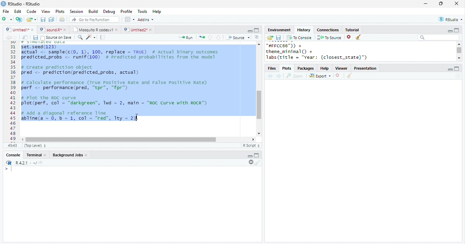 This screenshot has height=244, width=465. I want to click on RStudio, so click(451, 19).